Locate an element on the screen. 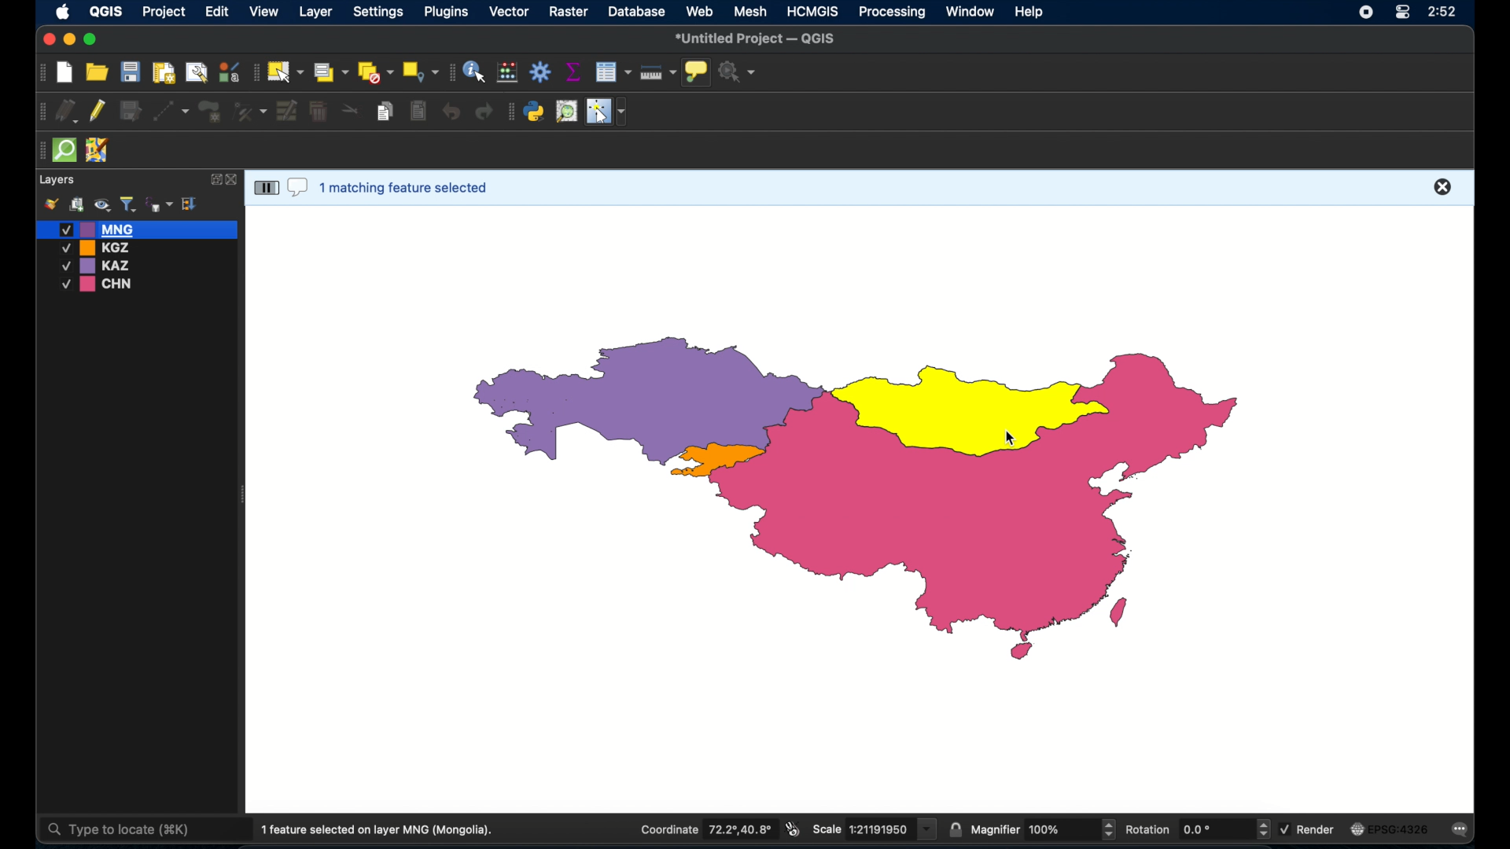  1 features selected on layer MNG (Mongolia). is located at coordinates (383, 830).